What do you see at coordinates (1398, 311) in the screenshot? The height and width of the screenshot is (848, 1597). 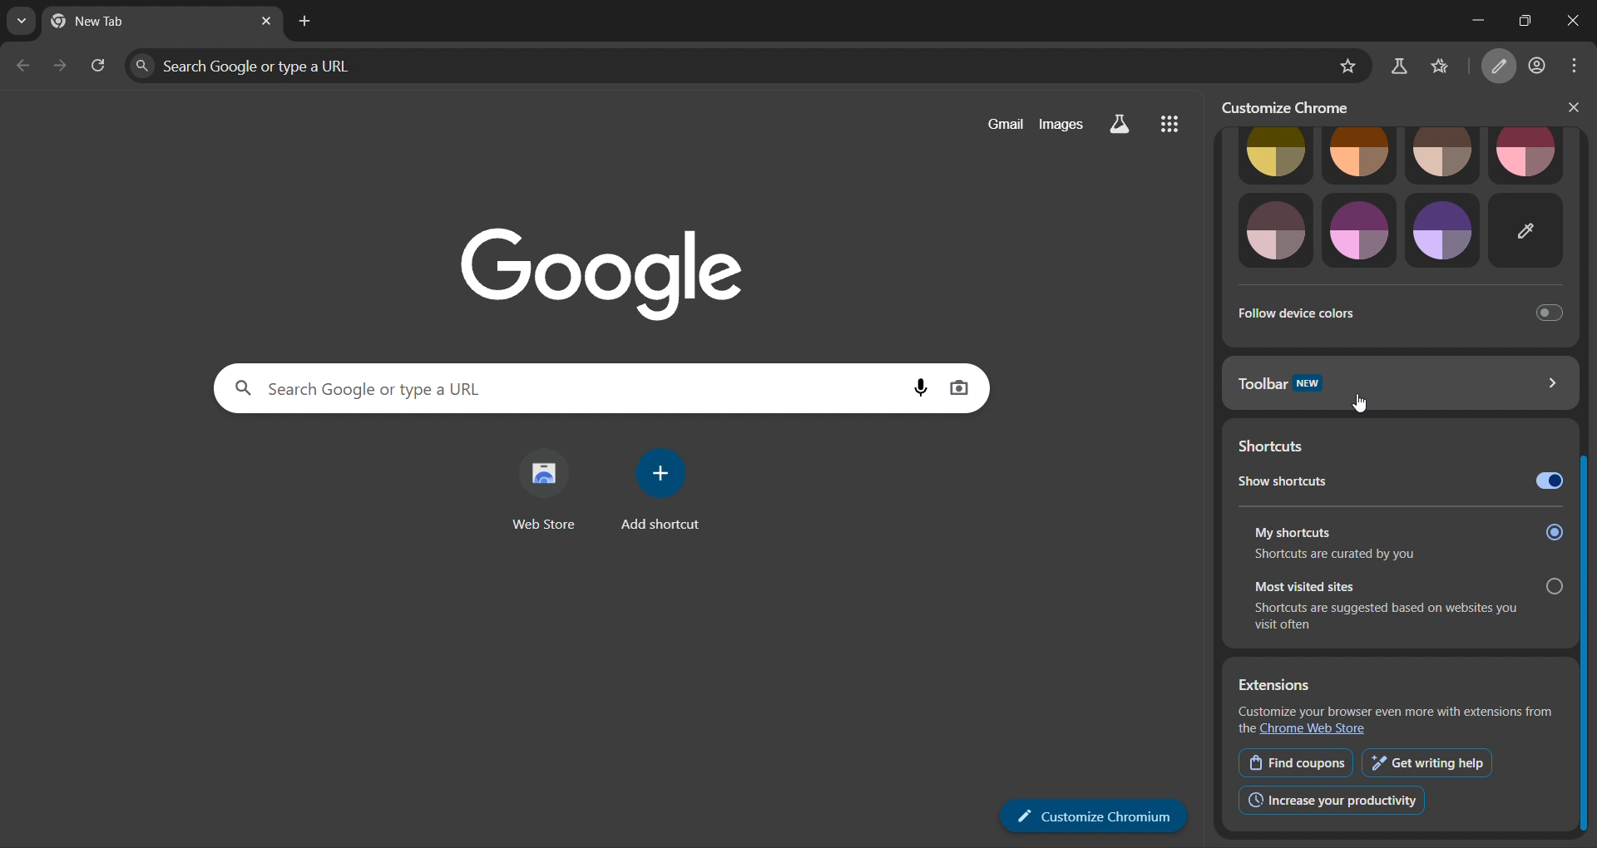 I see `follow device colors` at bounding box center [1398, 311].